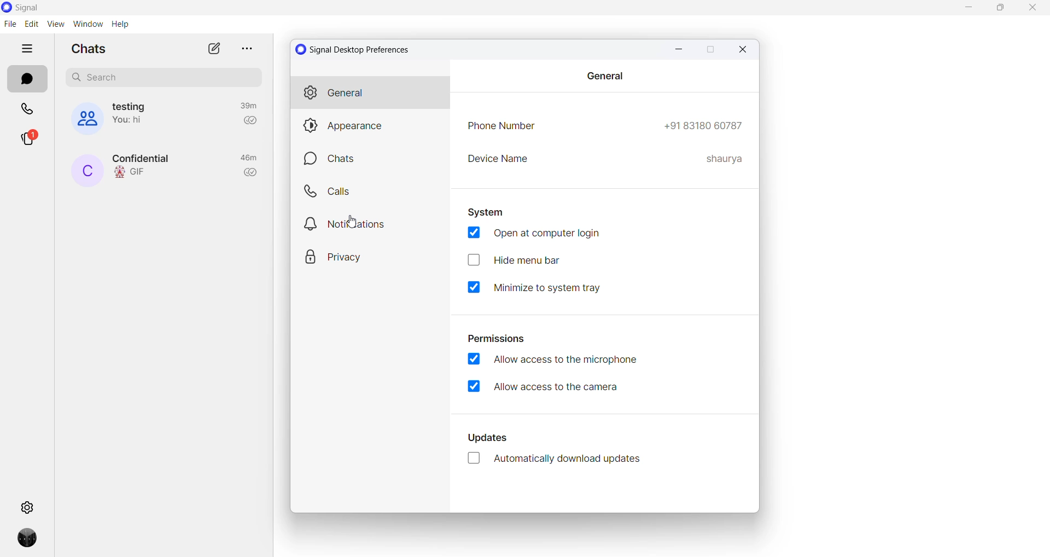 This screenshot has height=557, width=1050. Describe the element at coordinates (249, 159) in the screenshot. I see `last active time` at that location.